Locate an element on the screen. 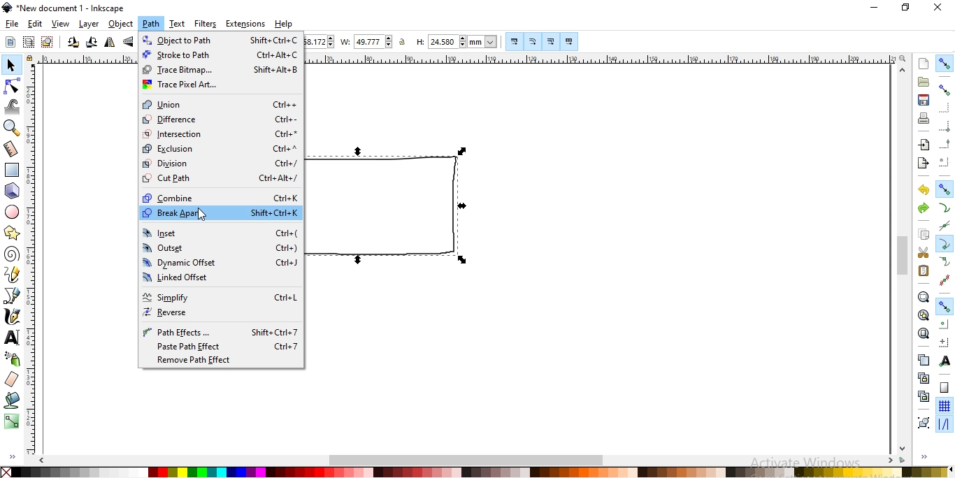 The height and width of the screenshot is (478, 955). difference is located at coordinates (216, 119).